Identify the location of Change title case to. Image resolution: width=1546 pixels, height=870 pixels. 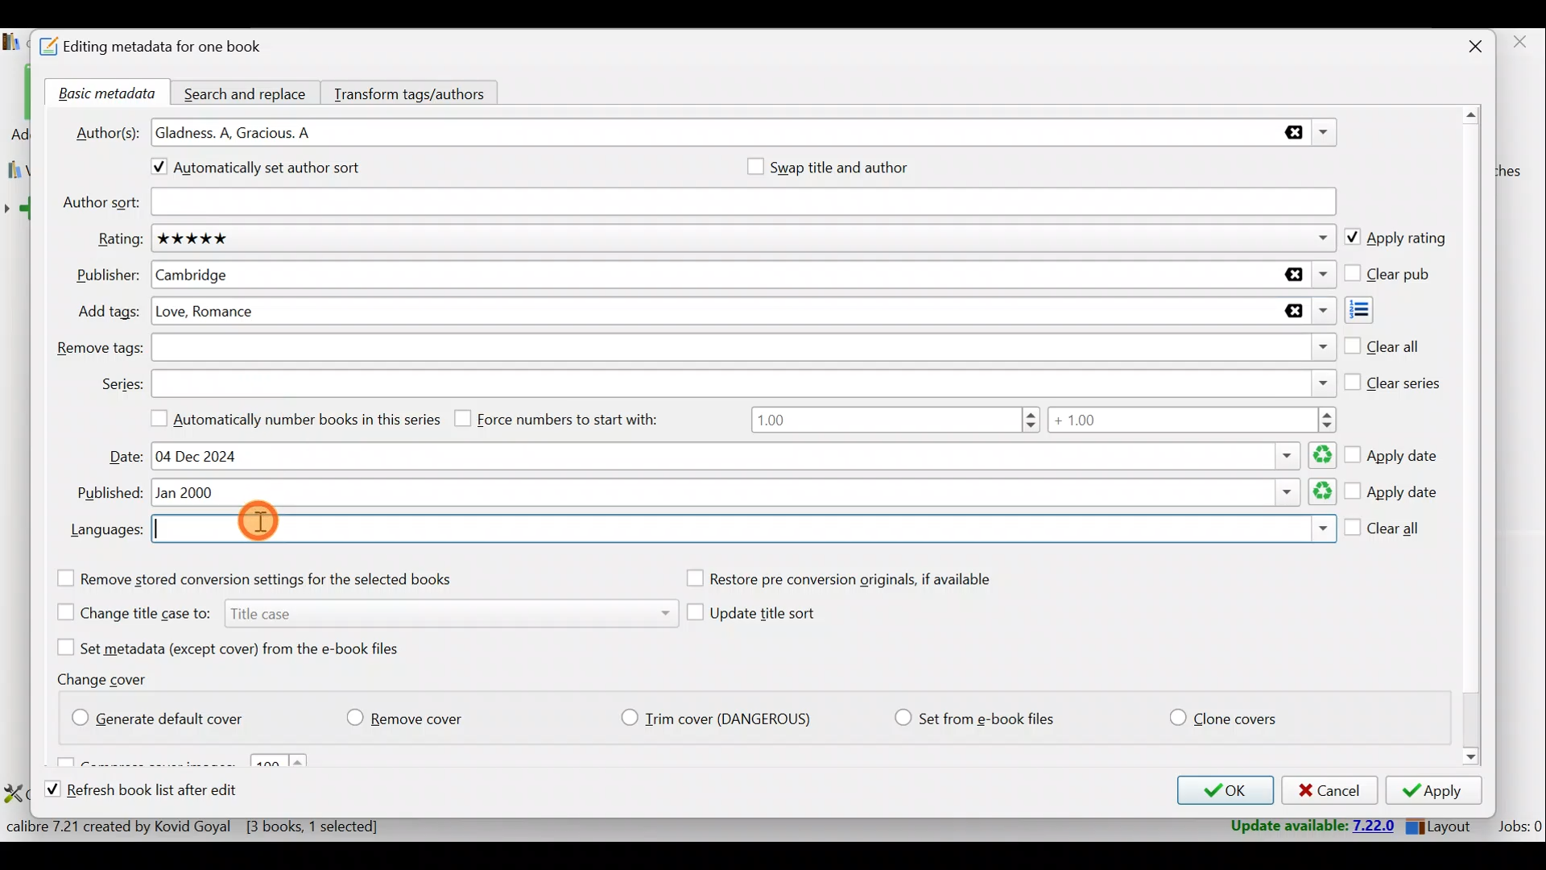
(360, 611).